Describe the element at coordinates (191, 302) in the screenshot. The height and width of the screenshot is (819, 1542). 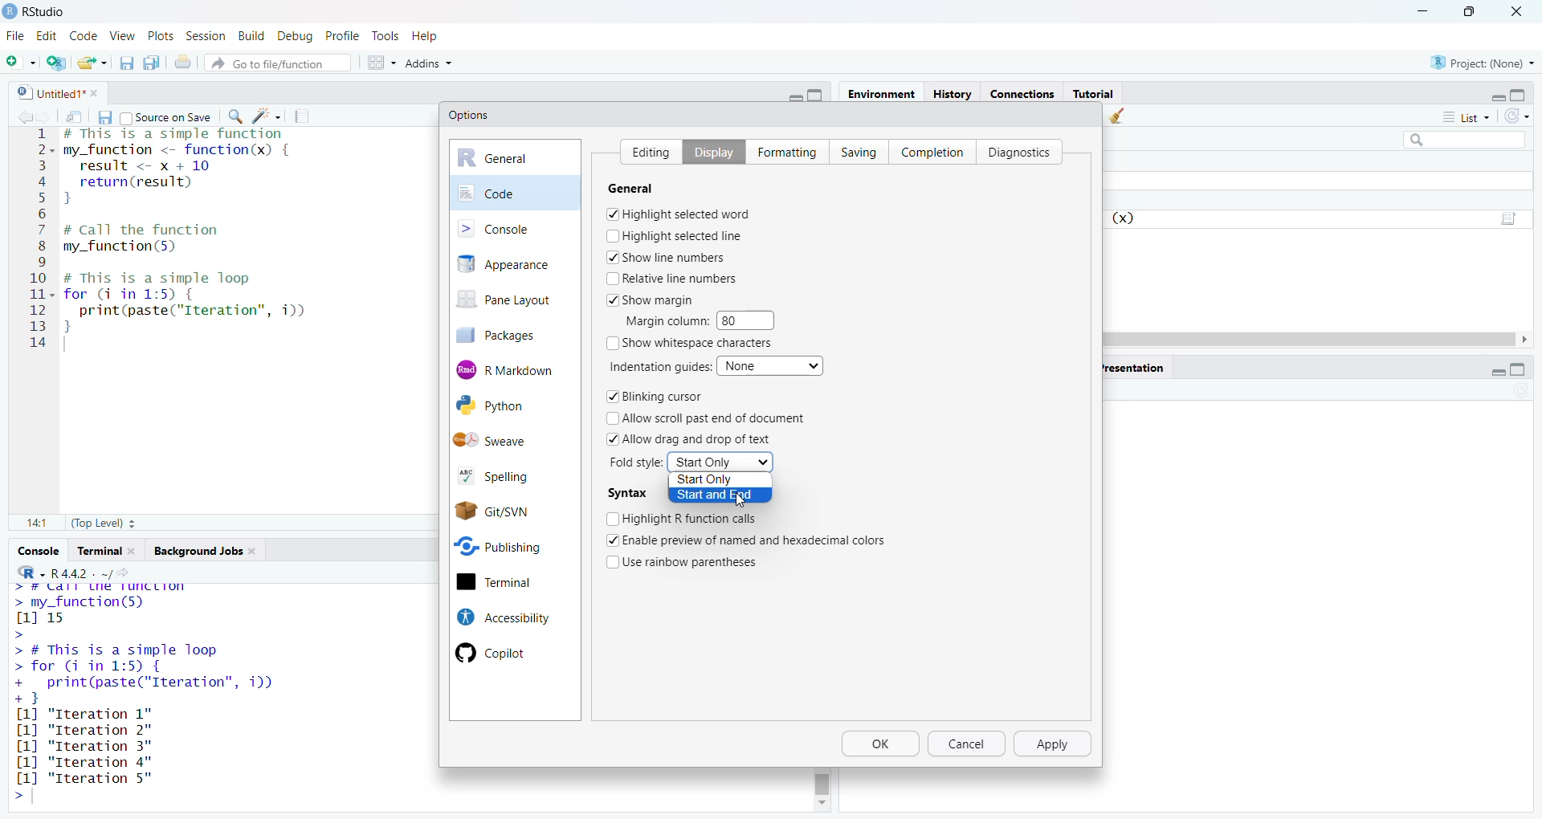
I see `code of a simple loop` at that location.